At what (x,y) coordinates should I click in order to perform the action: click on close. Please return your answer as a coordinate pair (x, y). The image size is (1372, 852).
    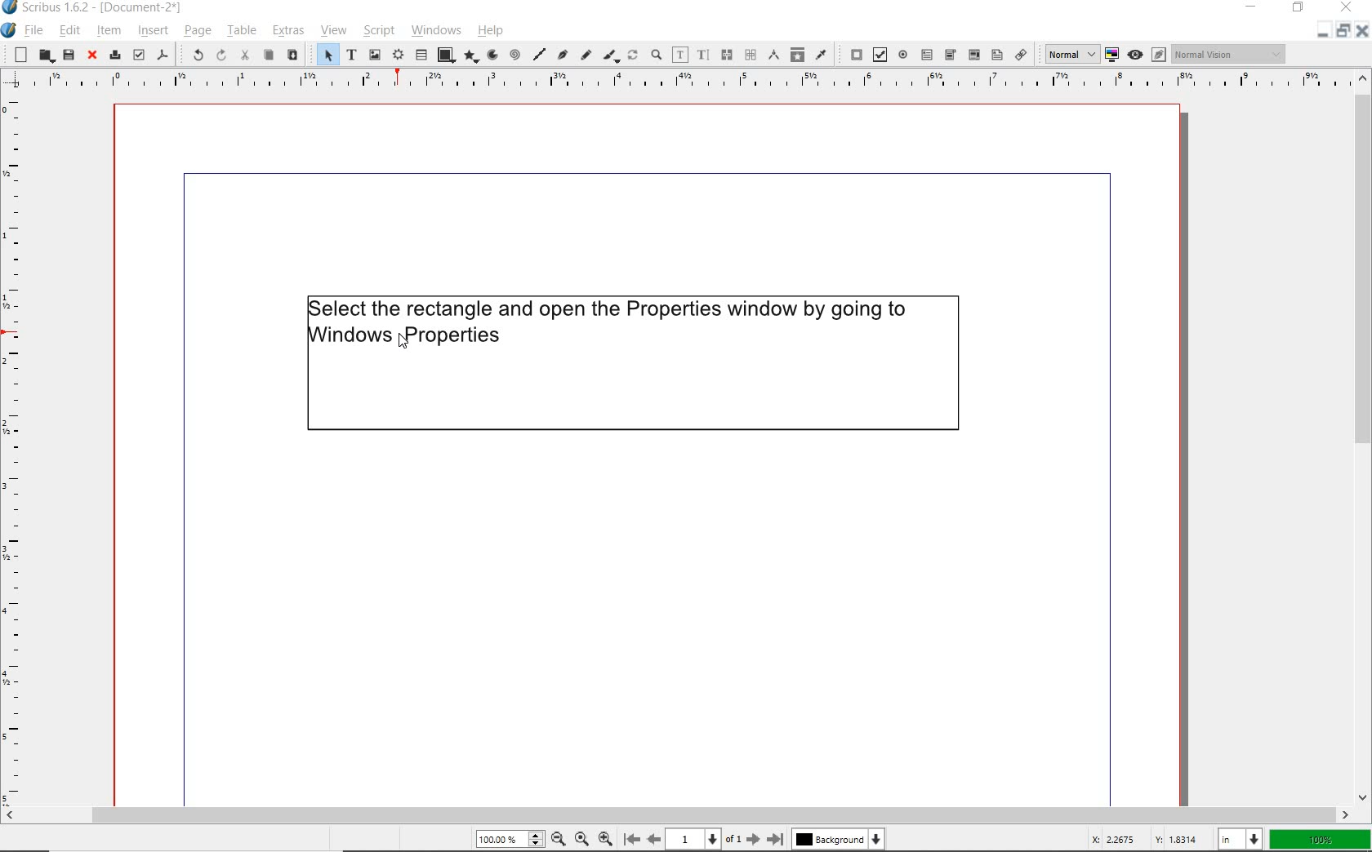
    Looking at the image, I should click on (1346, 9).